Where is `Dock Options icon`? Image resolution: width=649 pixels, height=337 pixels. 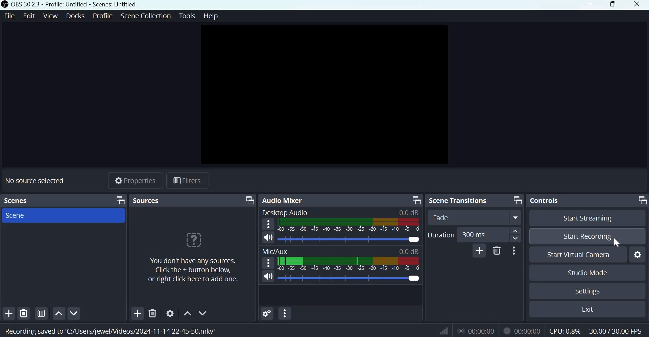 Dock Options icon is located at coordinates (642, 201).